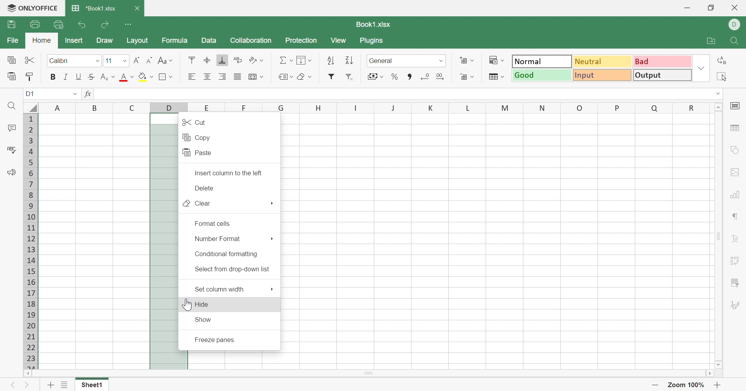 This screenshot has width=746, height=391. I want to click on Show, so click(203, 319).